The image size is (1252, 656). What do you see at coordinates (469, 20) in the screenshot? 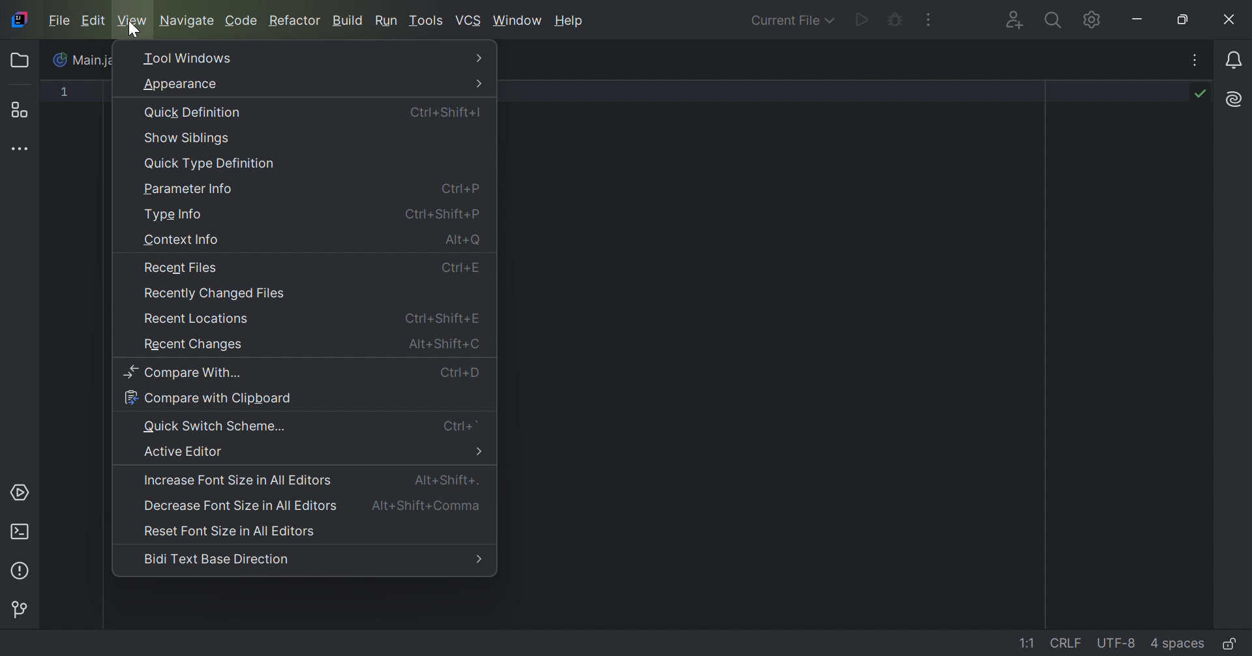
I see `VCS` at bounding box center [469, 20].